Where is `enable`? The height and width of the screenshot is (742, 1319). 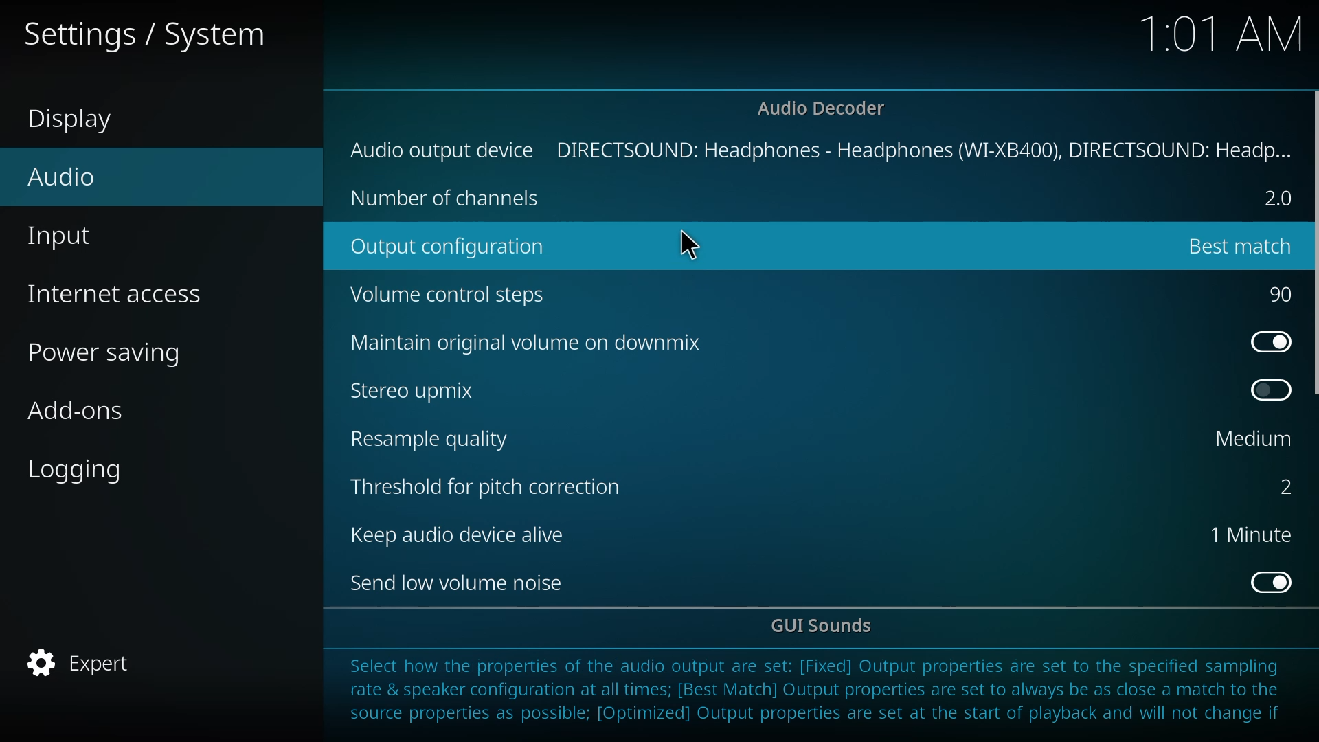 enable is located at coordinates (1265, 390).